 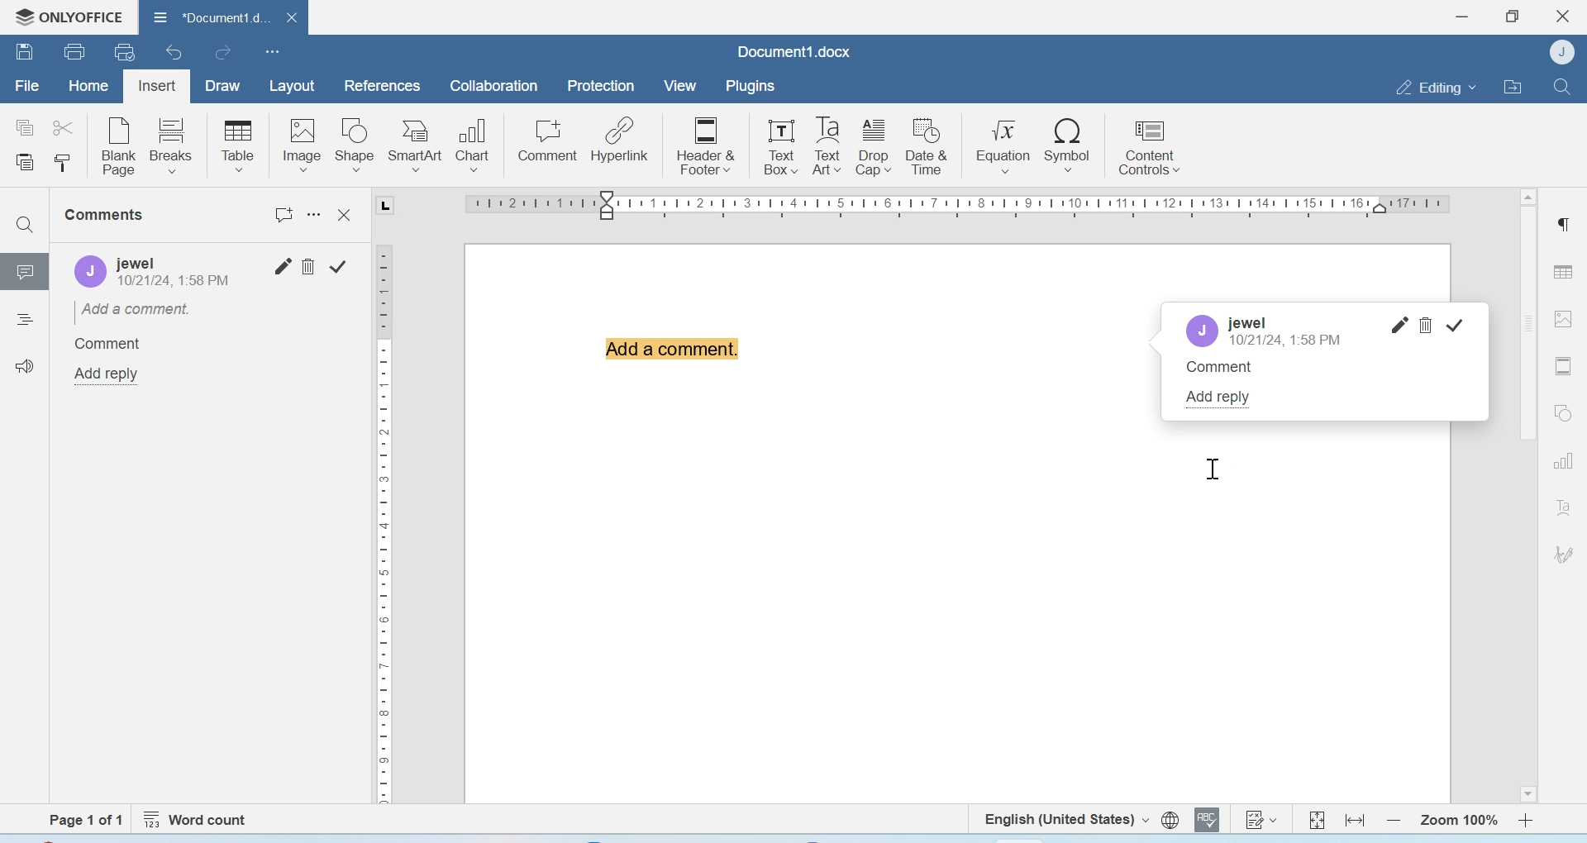 What do you see at coordinates (347, 216) in the screenshot?
I see `Close` at bounding box center [347, 216].